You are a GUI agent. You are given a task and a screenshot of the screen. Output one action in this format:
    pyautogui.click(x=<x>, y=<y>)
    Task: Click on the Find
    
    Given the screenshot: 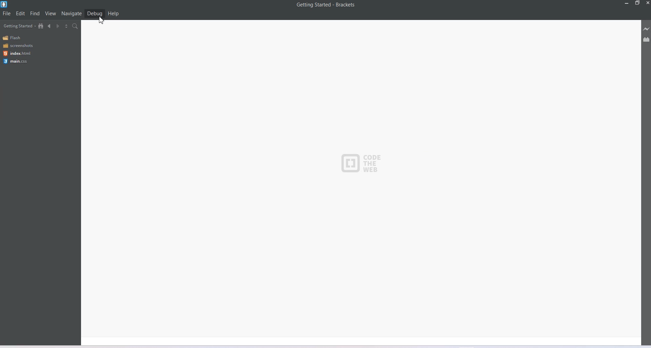 What is the action you would take?
    pyautogui.click(x=35, y=13)
    